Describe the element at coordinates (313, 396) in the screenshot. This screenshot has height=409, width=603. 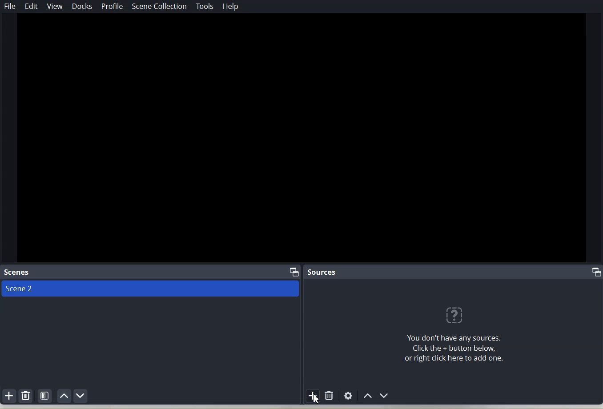
I see `Add source` at that location.